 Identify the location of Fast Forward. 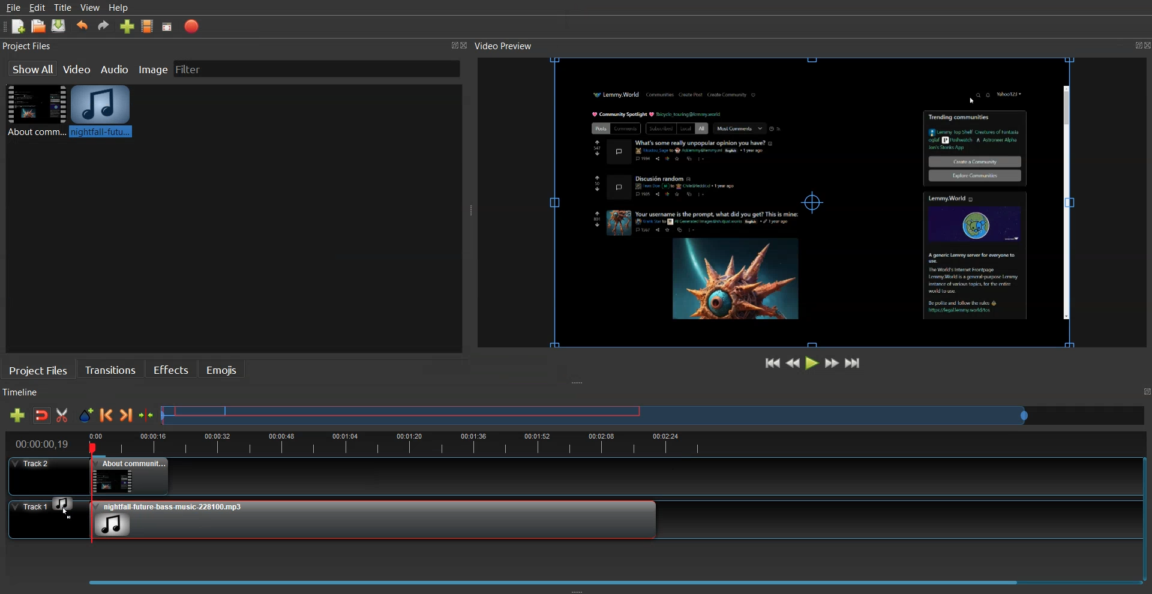
(832, 362).